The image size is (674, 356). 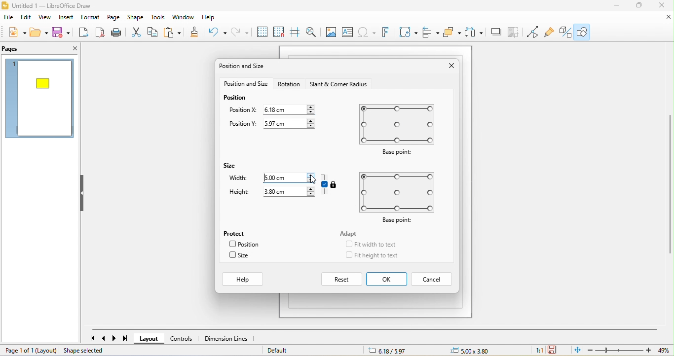 What do you see at coordinates (136, 32) in the screenshot?
I see `cut` at bounding box center [136, 32].